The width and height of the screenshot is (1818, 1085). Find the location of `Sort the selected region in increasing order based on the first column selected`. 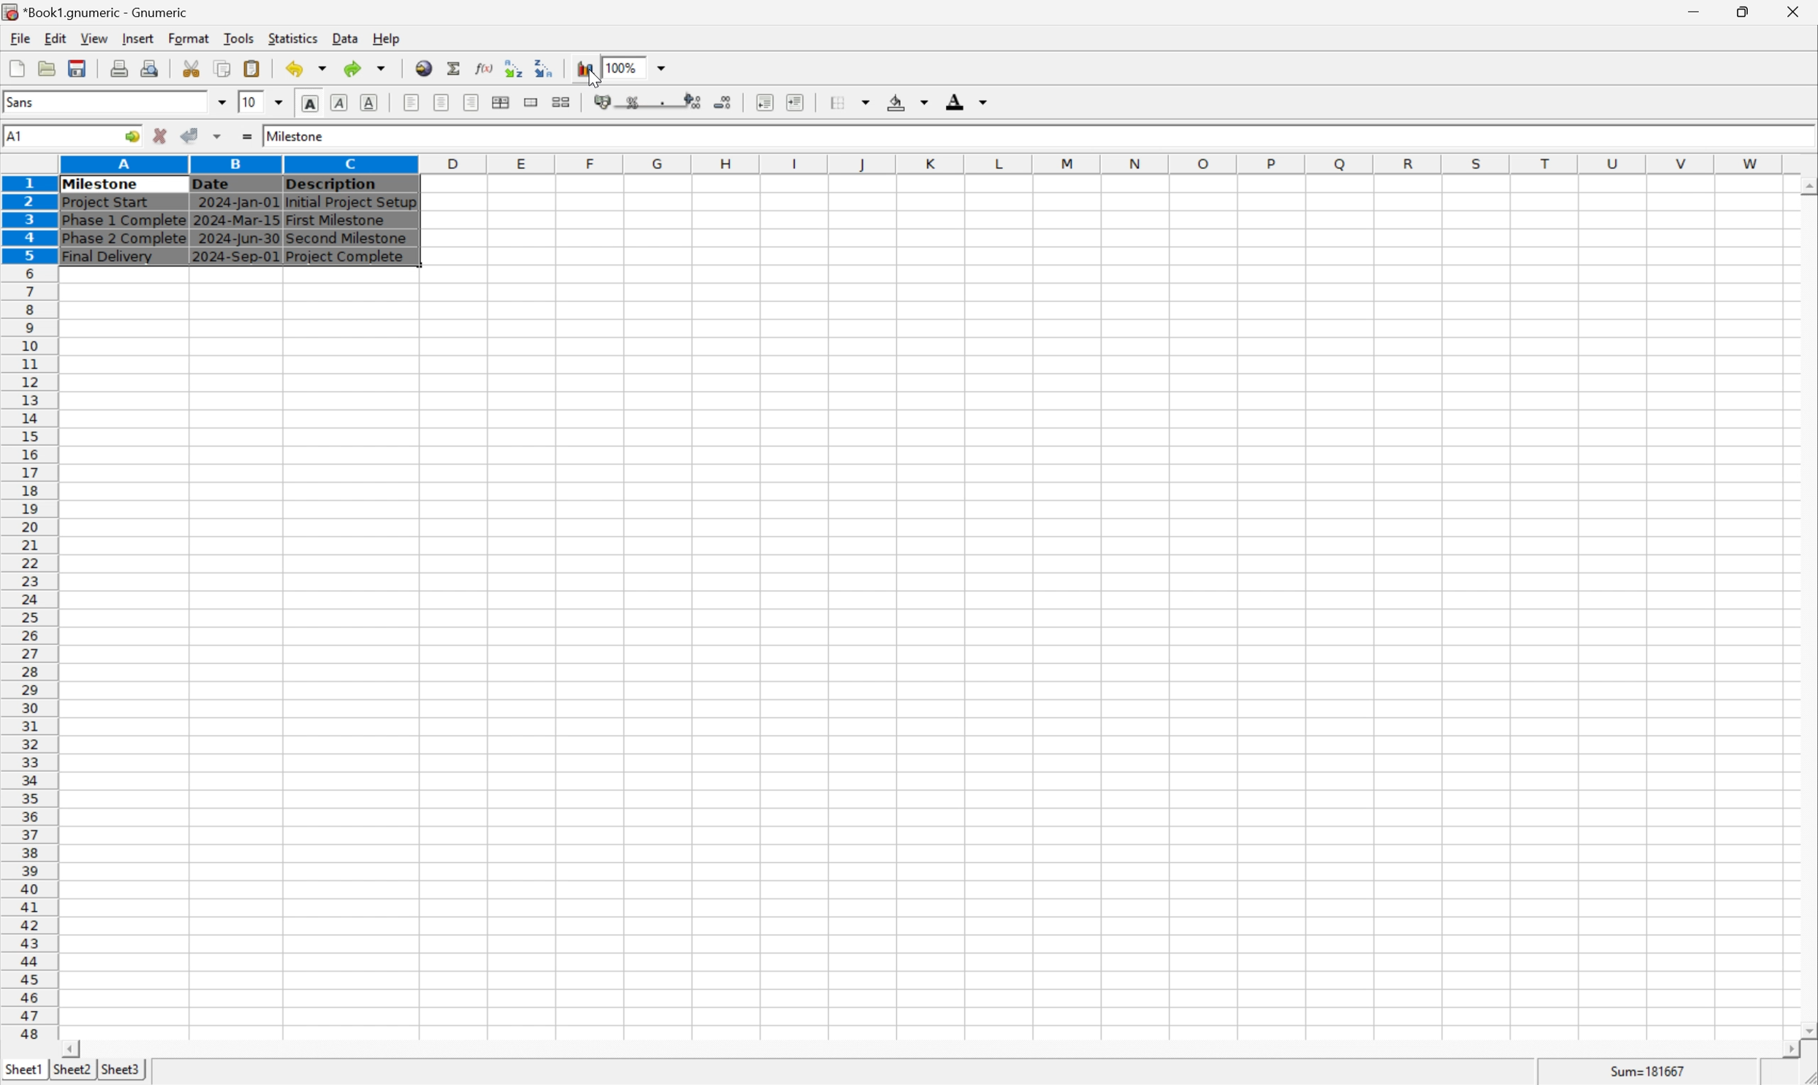

Sort the selected region in increasing order based on the first column selected is located at coordinates (510, 68).